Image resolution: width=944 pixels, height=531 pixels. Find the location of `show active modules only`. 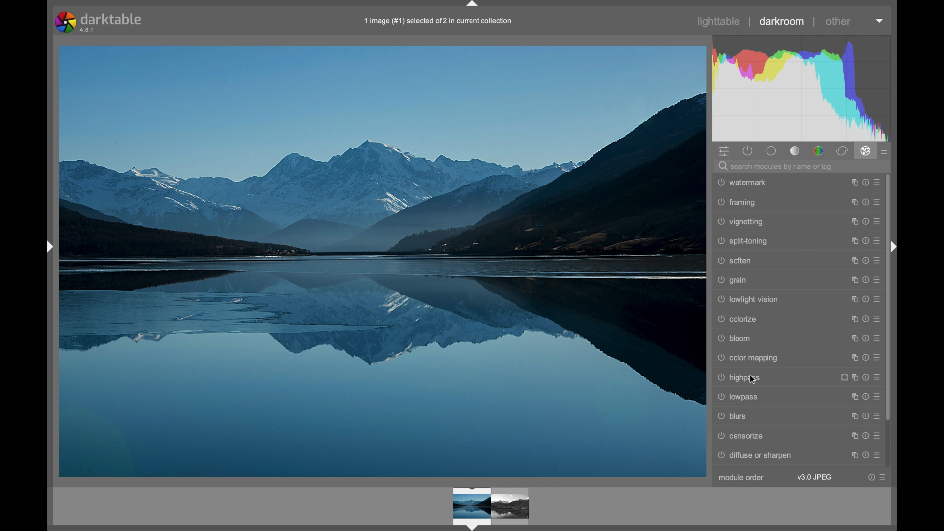

show active modules only is located at coordinates (747, 151).